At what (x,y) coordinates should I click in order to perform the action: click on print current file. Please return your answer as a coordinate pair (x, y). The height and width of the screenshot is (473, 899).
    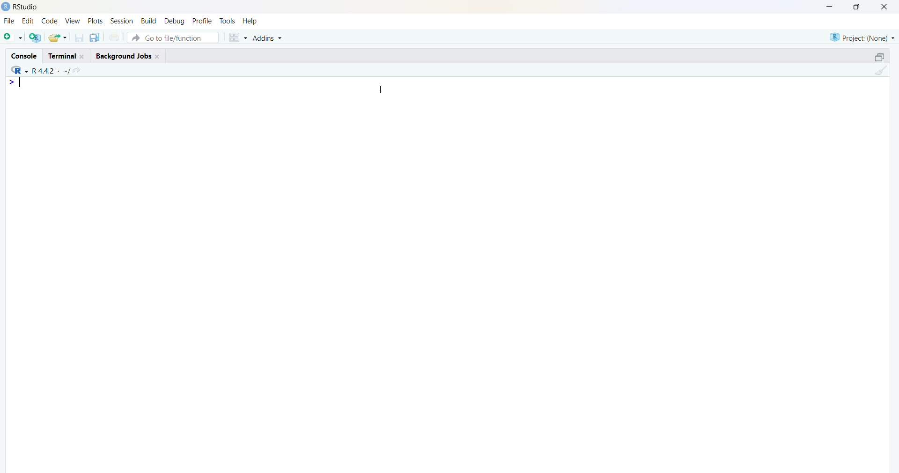
    Looking at the image, I should click on (113, 37).